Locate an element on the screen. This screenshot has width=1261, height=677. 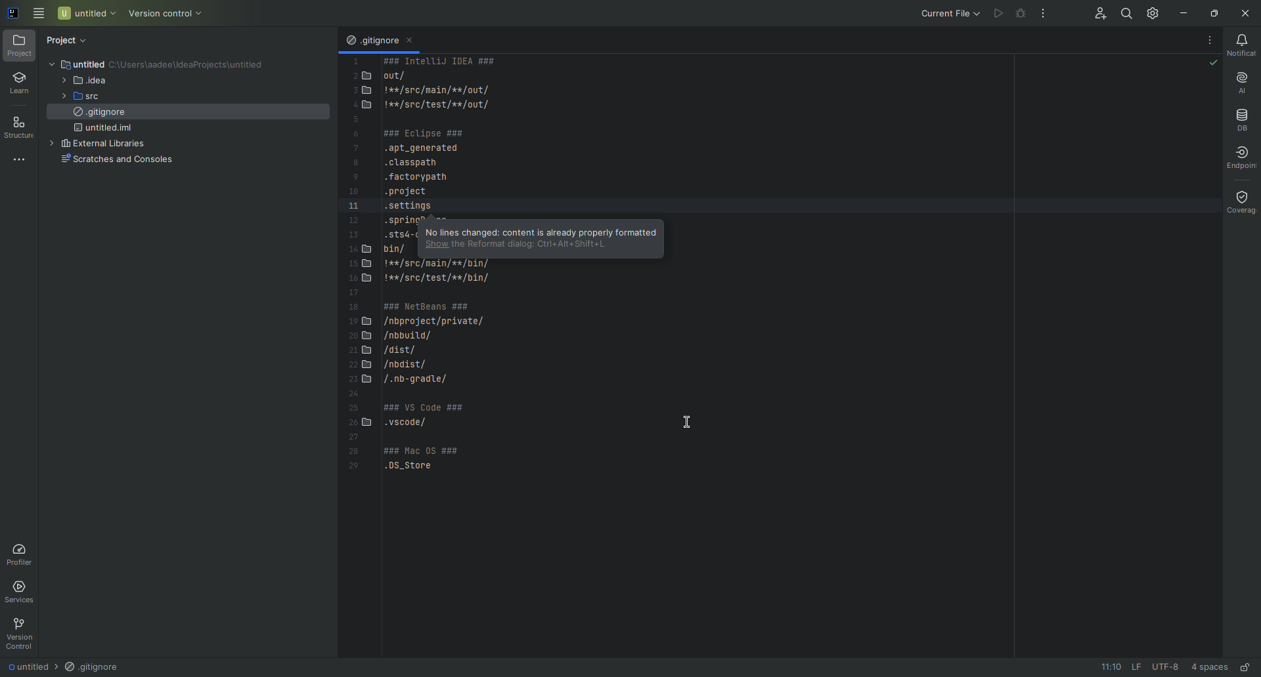
external libraries is located at coordinates (109, 145).